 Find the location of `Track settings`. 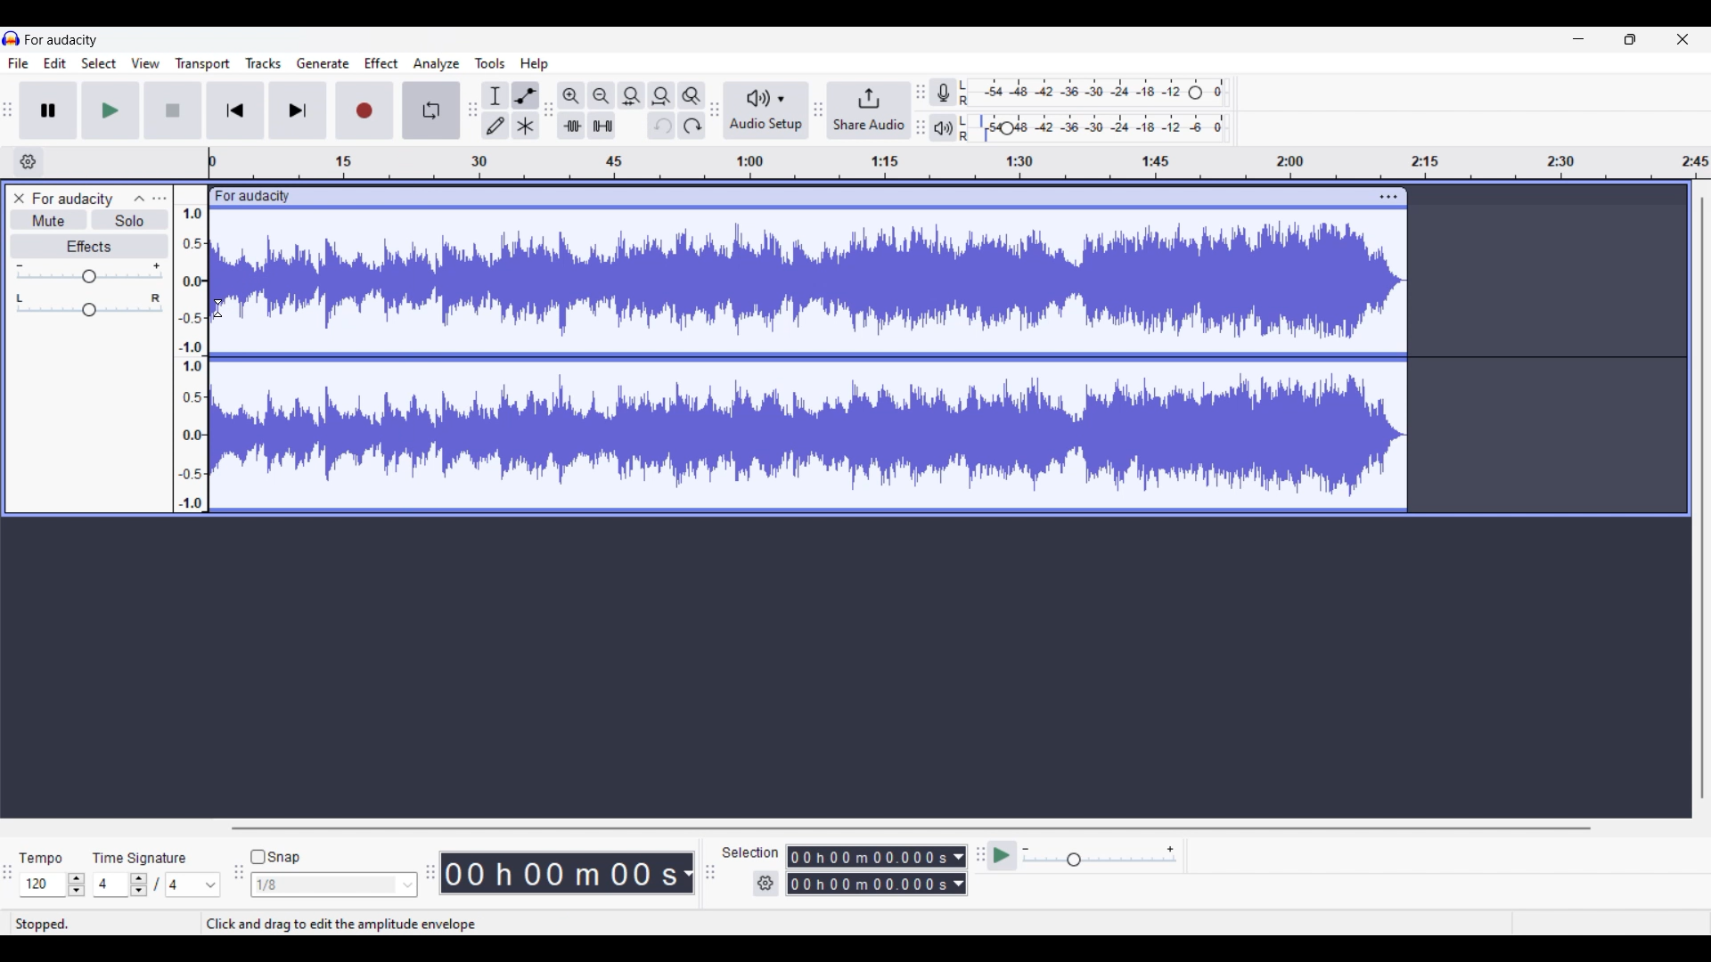

Track settings is located at coordinates (1389, 197).